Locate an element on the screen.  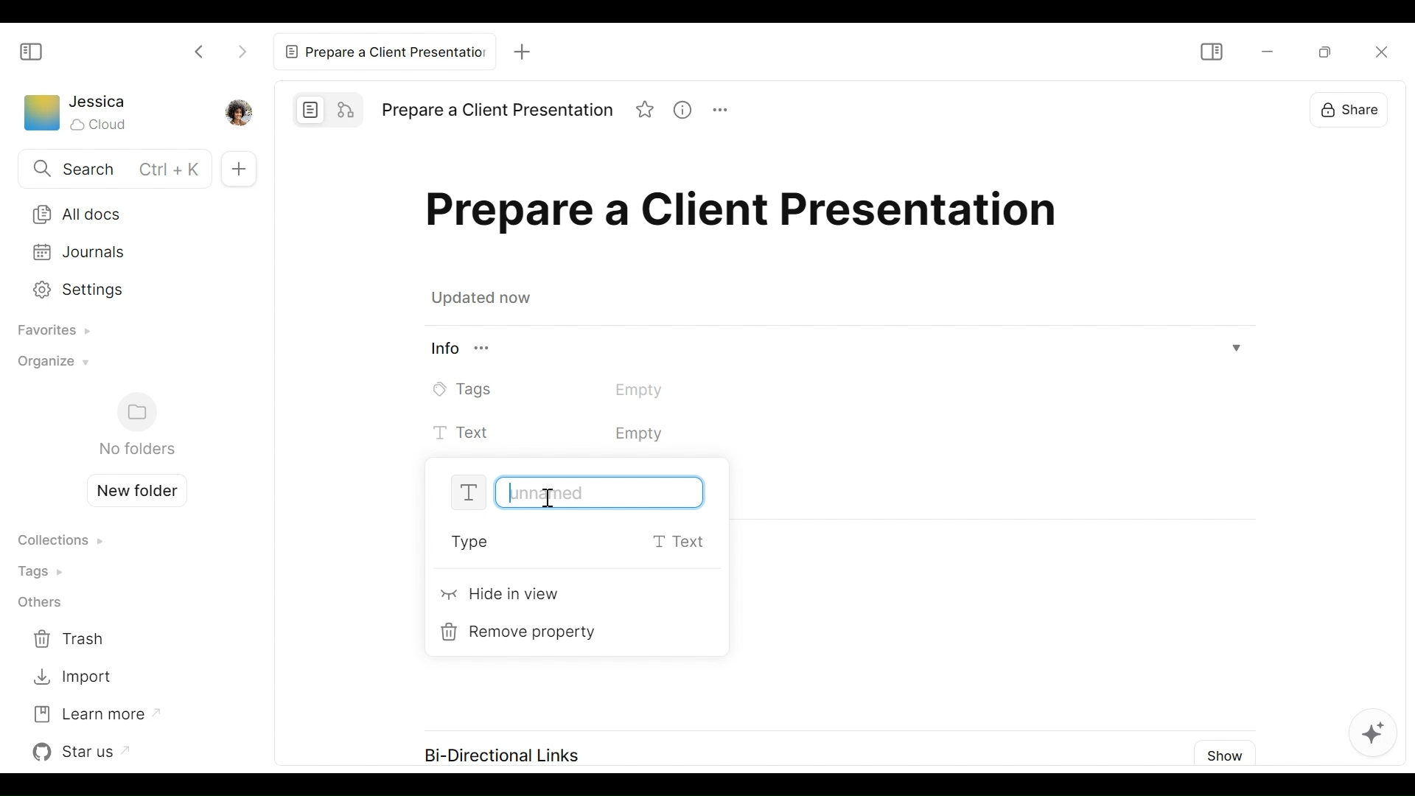
Profile picture is located at coordinates (237, 111).